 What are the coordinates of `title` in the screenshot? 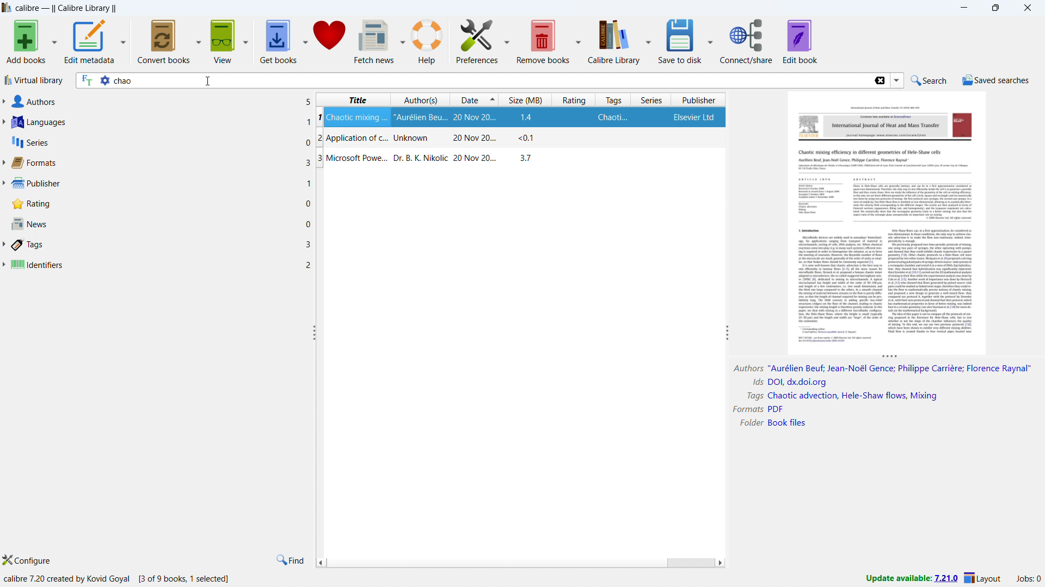 It's located at (66, 8).